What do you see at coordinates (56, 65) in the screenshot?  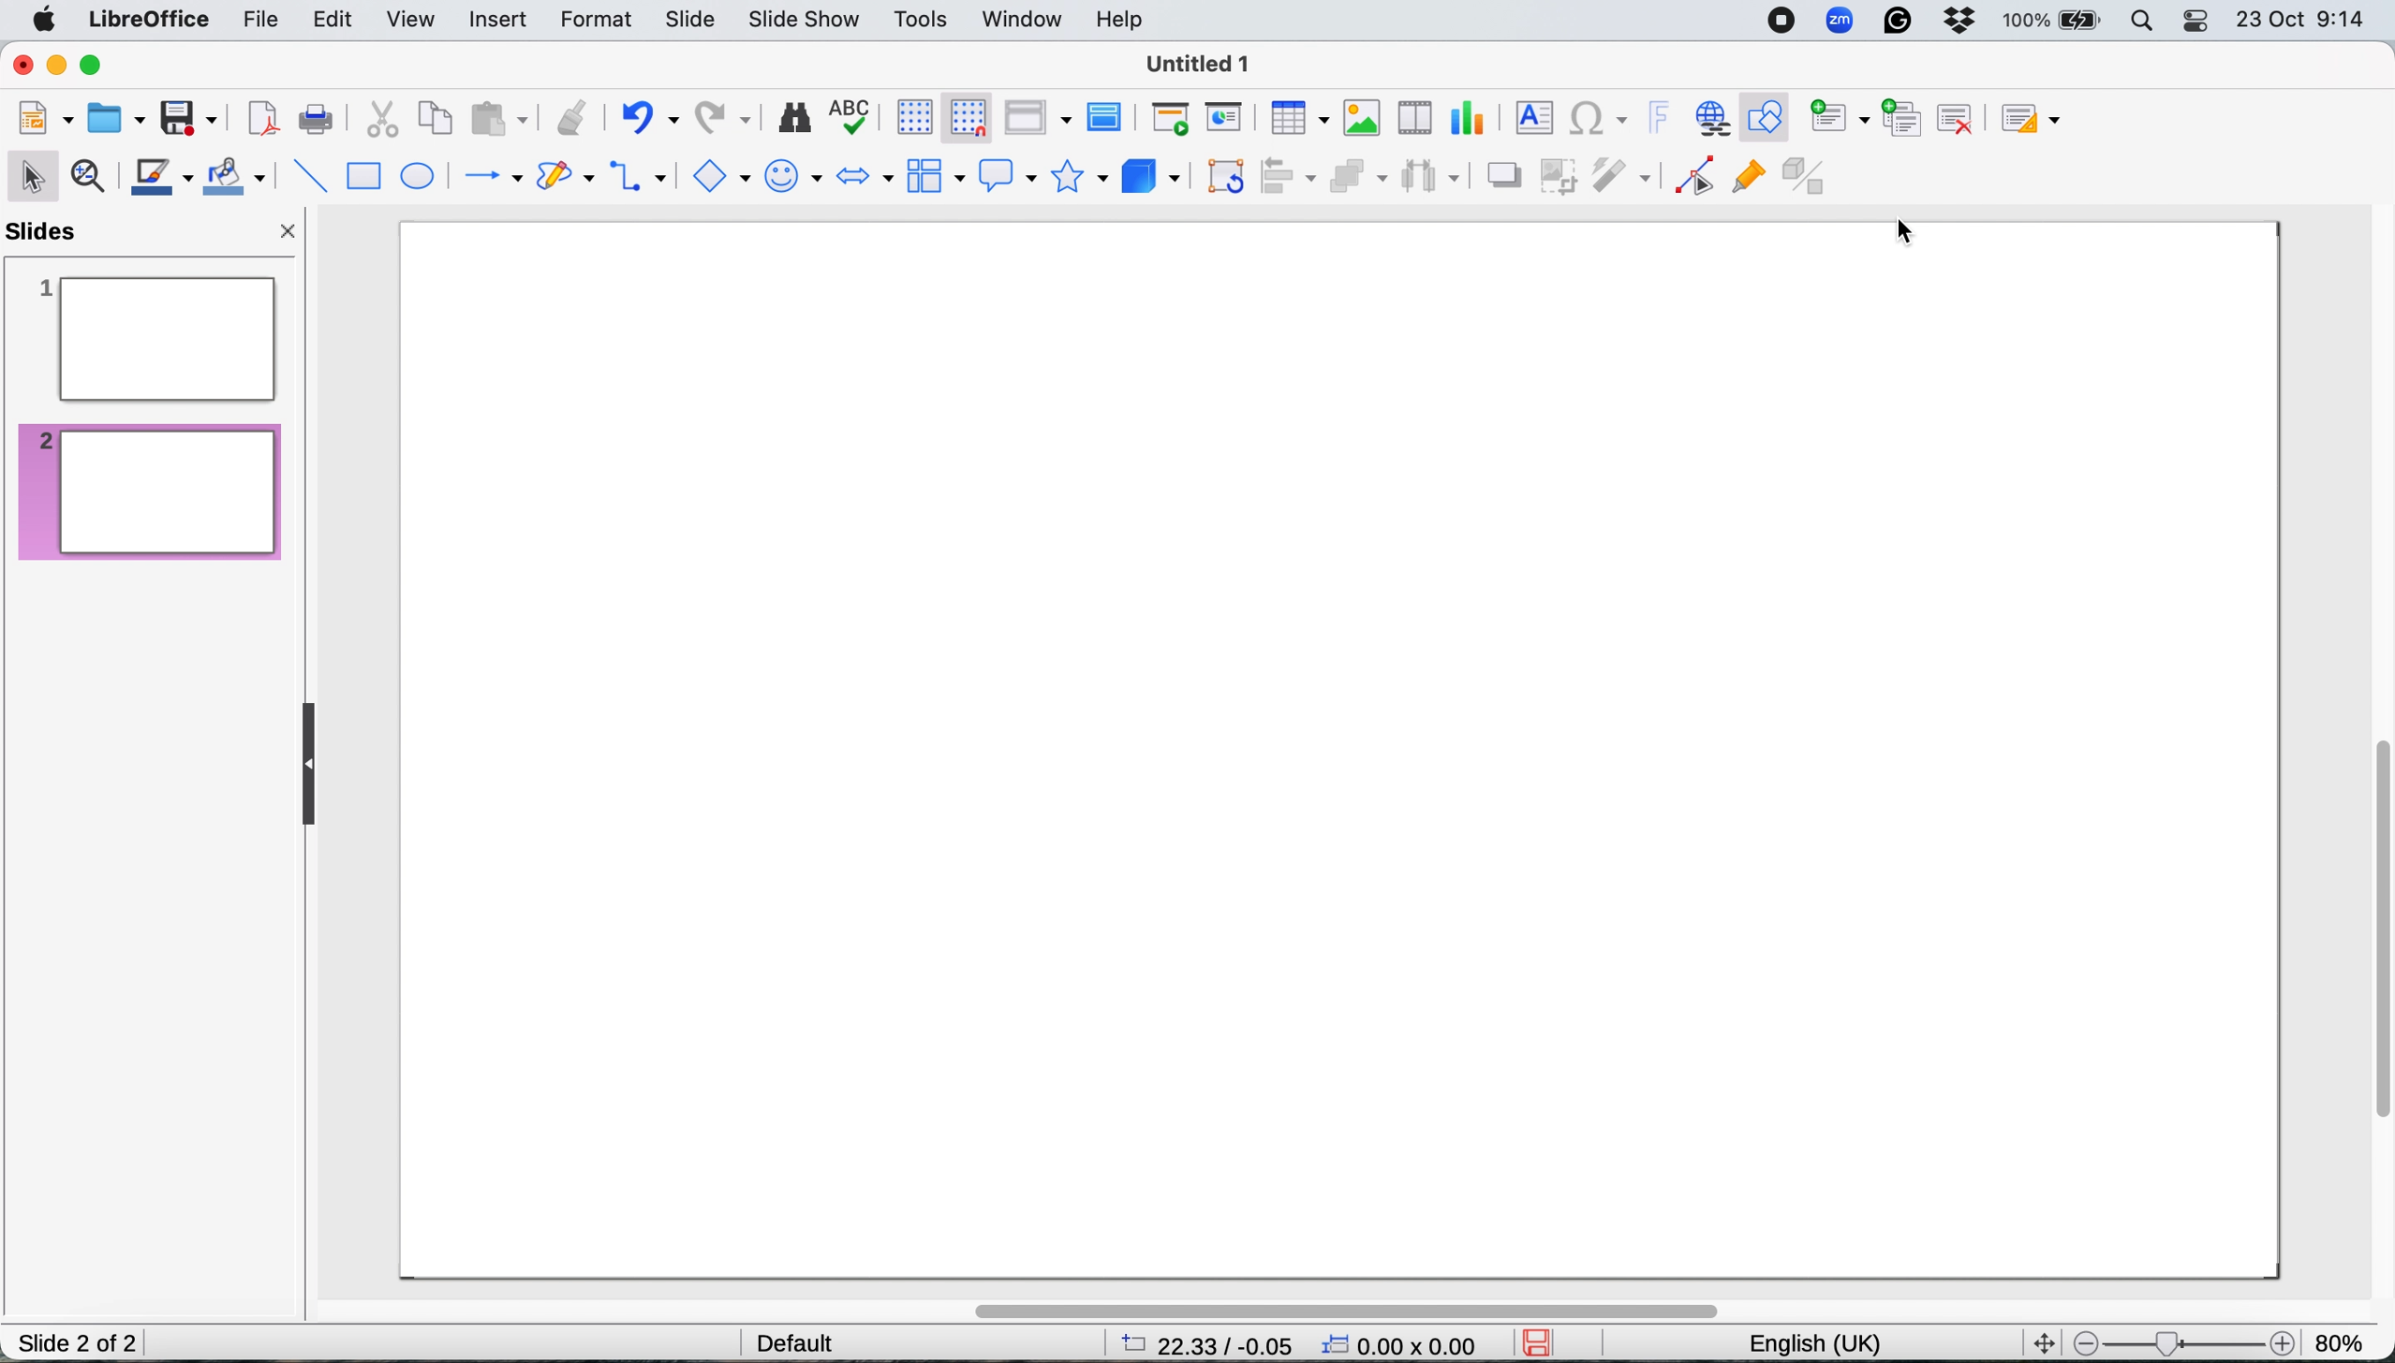 I see `minimise` at bounding box center [56, 65].